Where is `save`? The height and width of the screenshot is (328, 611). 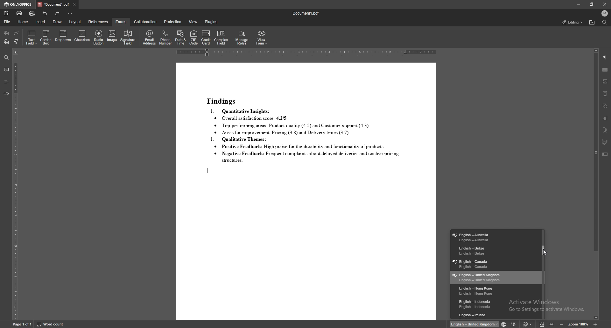
save is located at coordinates (6, 13).